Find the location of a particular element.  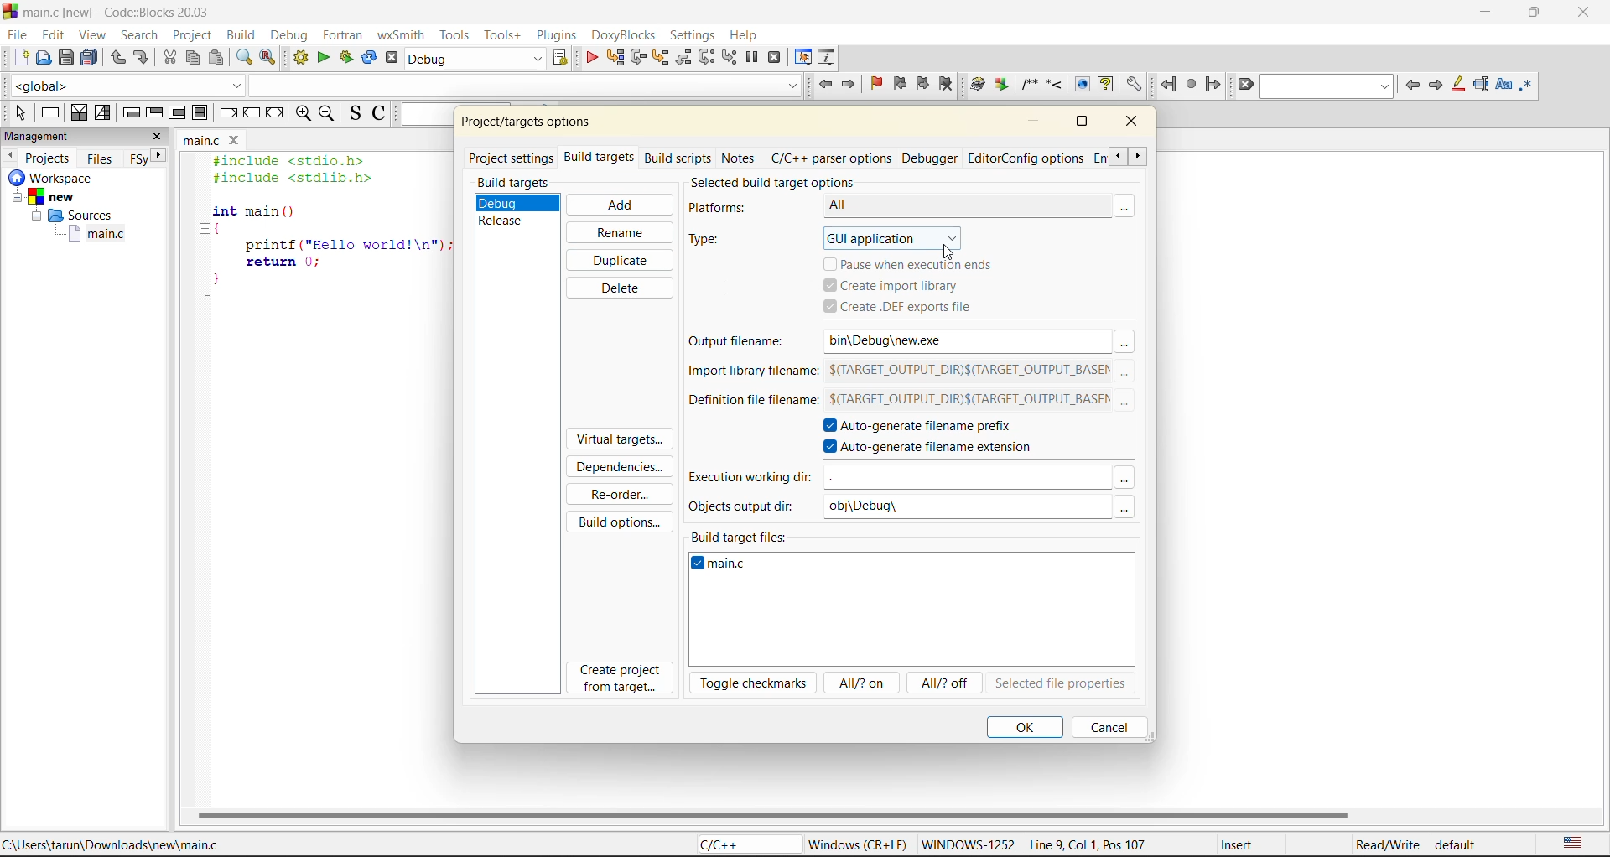

jump back is located at coordinates (1167, 85).